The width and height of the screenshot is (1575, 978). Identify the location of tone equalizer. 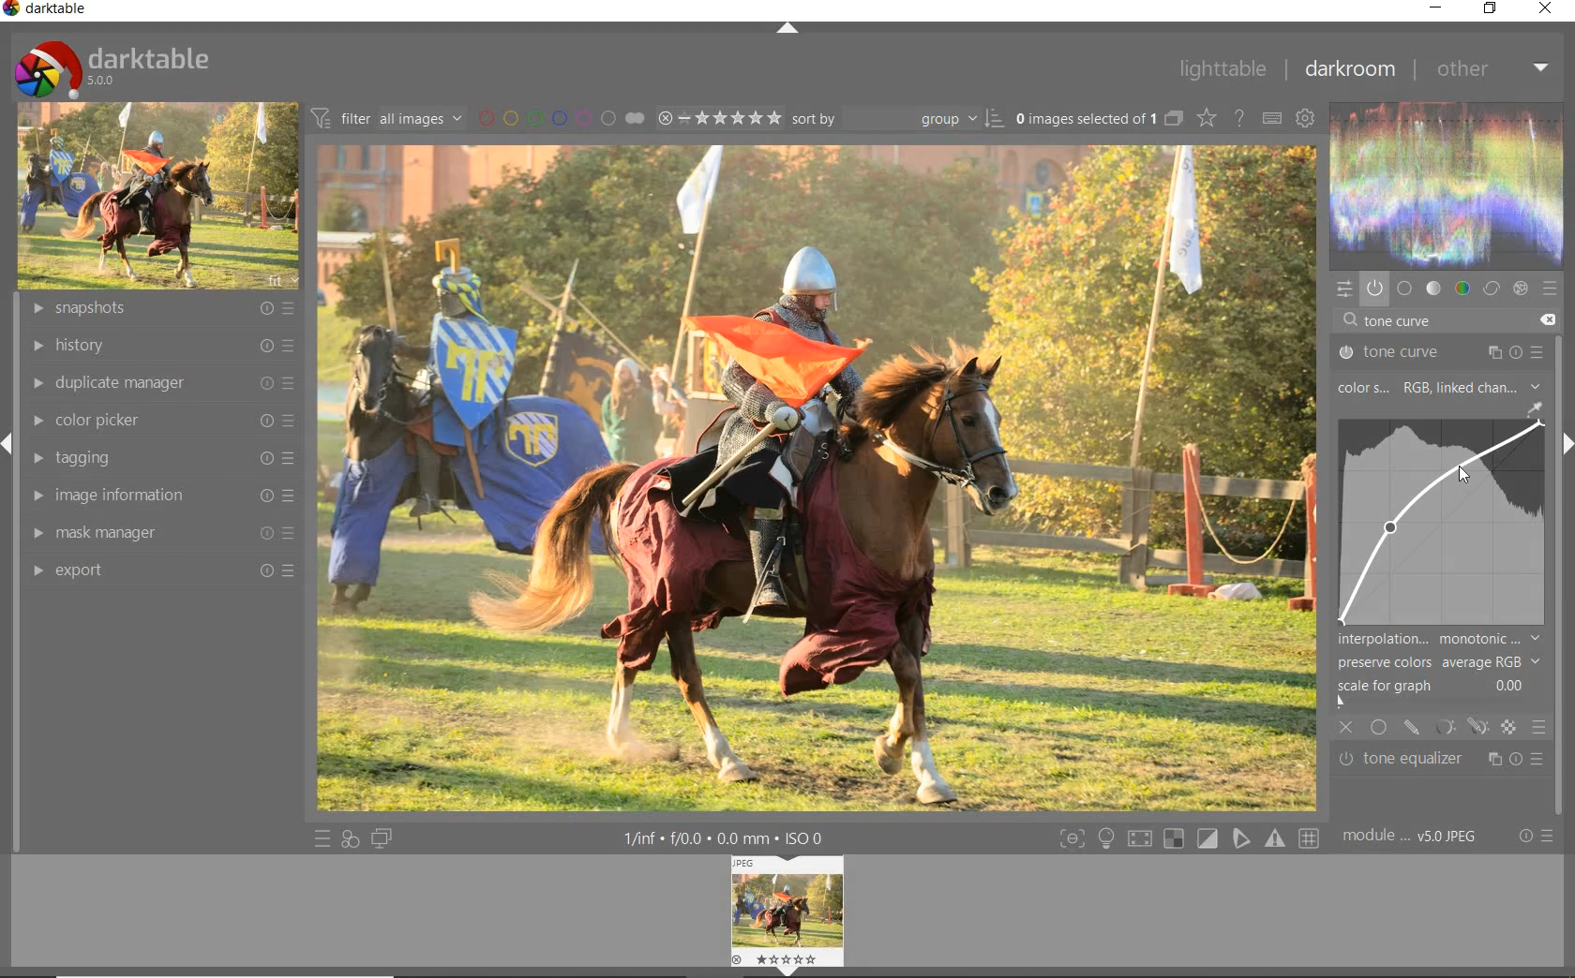
(1442, 760).